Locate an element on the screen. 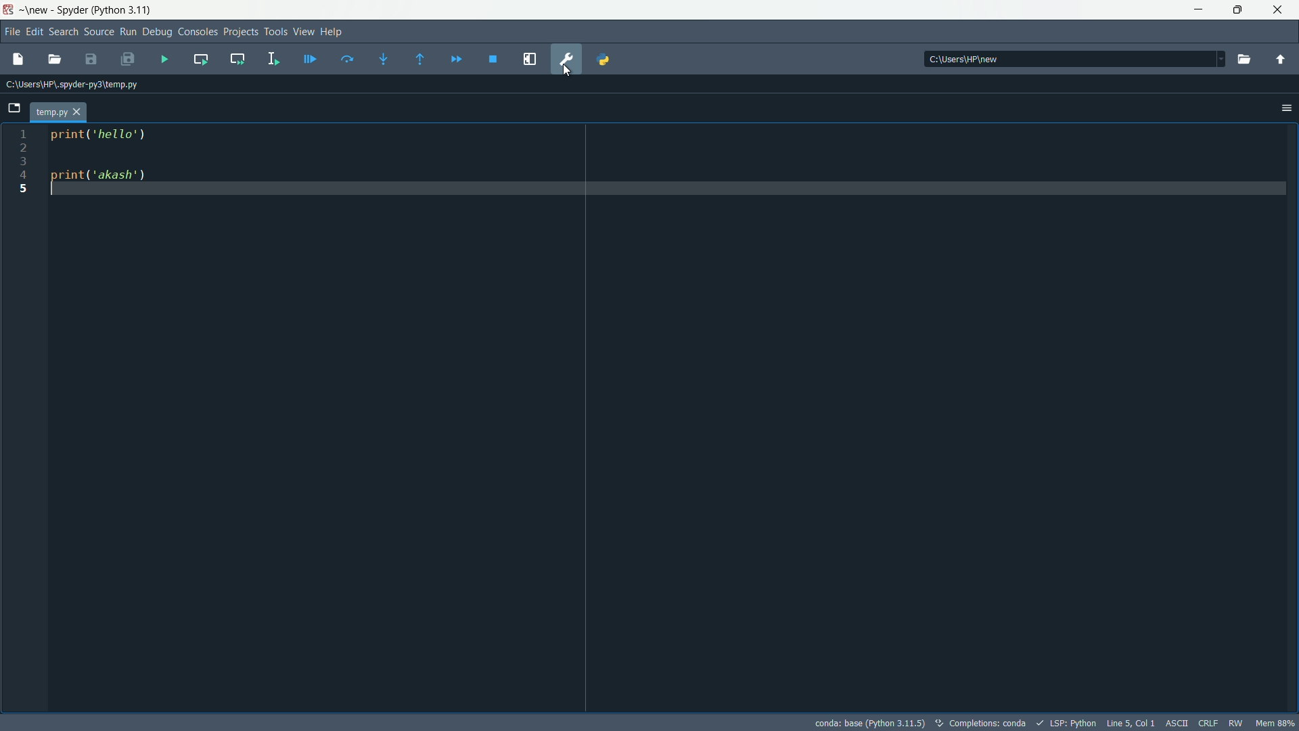  stop debugging is located at coordinates (495, 60).